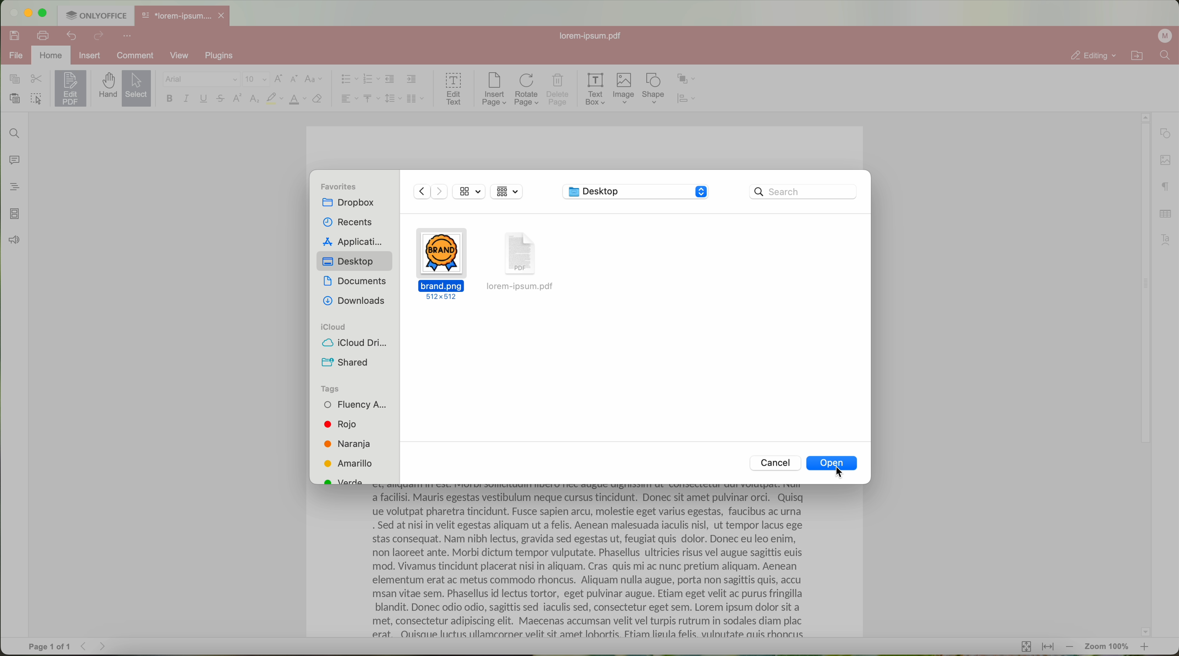  Describe the element at coordinates (419, 191) in the screenshot. I see `Backward` at that location.